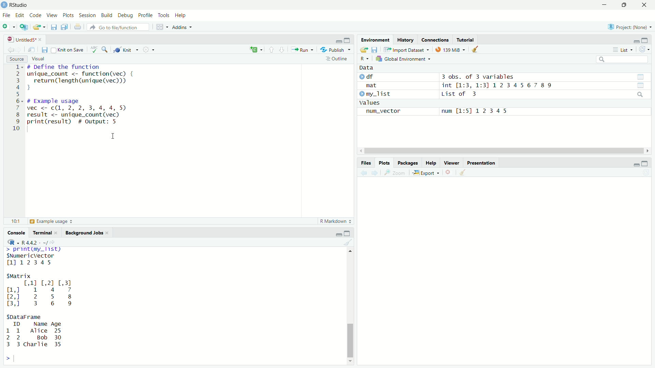  Describe the element at coordinates (351, 340) in the screenshot. I see `scroll bar` at that location.